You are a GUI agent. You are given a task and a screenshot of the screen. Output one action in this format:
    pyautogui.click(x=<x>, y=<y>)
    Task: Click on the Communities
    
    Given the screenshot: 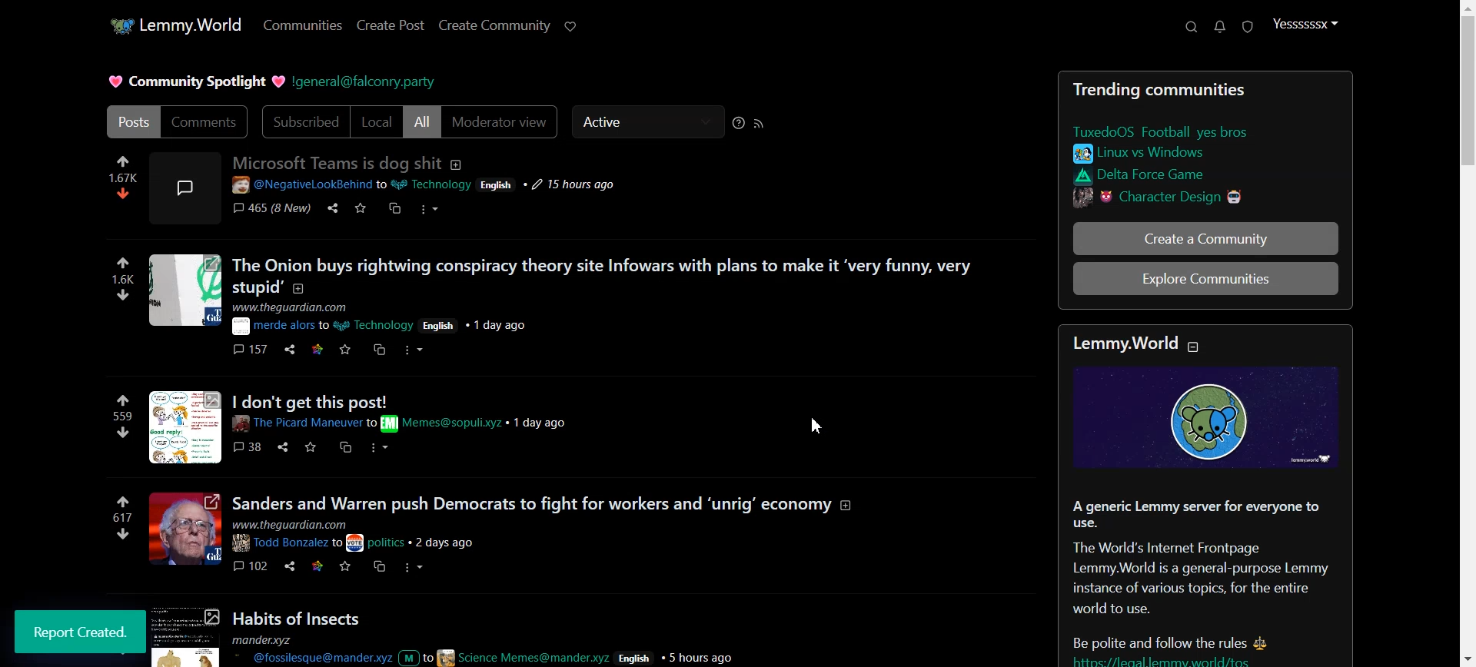 What is the action you would take?
    pyautogui.click(x=303, y=25)
    